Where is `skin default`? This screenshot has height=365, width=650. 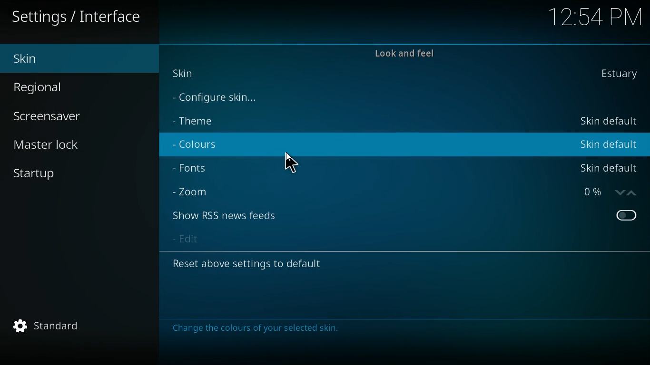
skin default is located at coordinates (610, 168).